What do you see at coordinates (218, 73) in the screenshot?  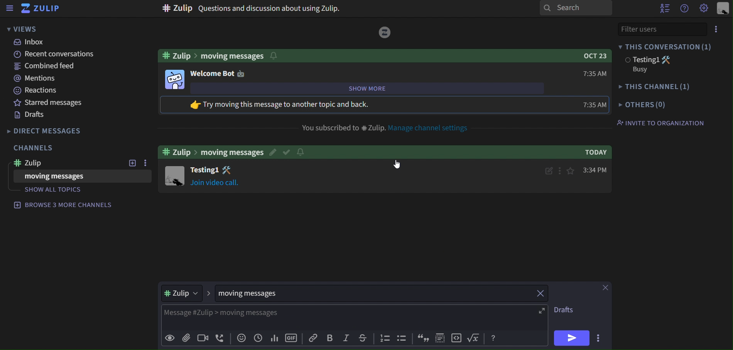 I see `welcome bot` at bounding box center [218, 73].